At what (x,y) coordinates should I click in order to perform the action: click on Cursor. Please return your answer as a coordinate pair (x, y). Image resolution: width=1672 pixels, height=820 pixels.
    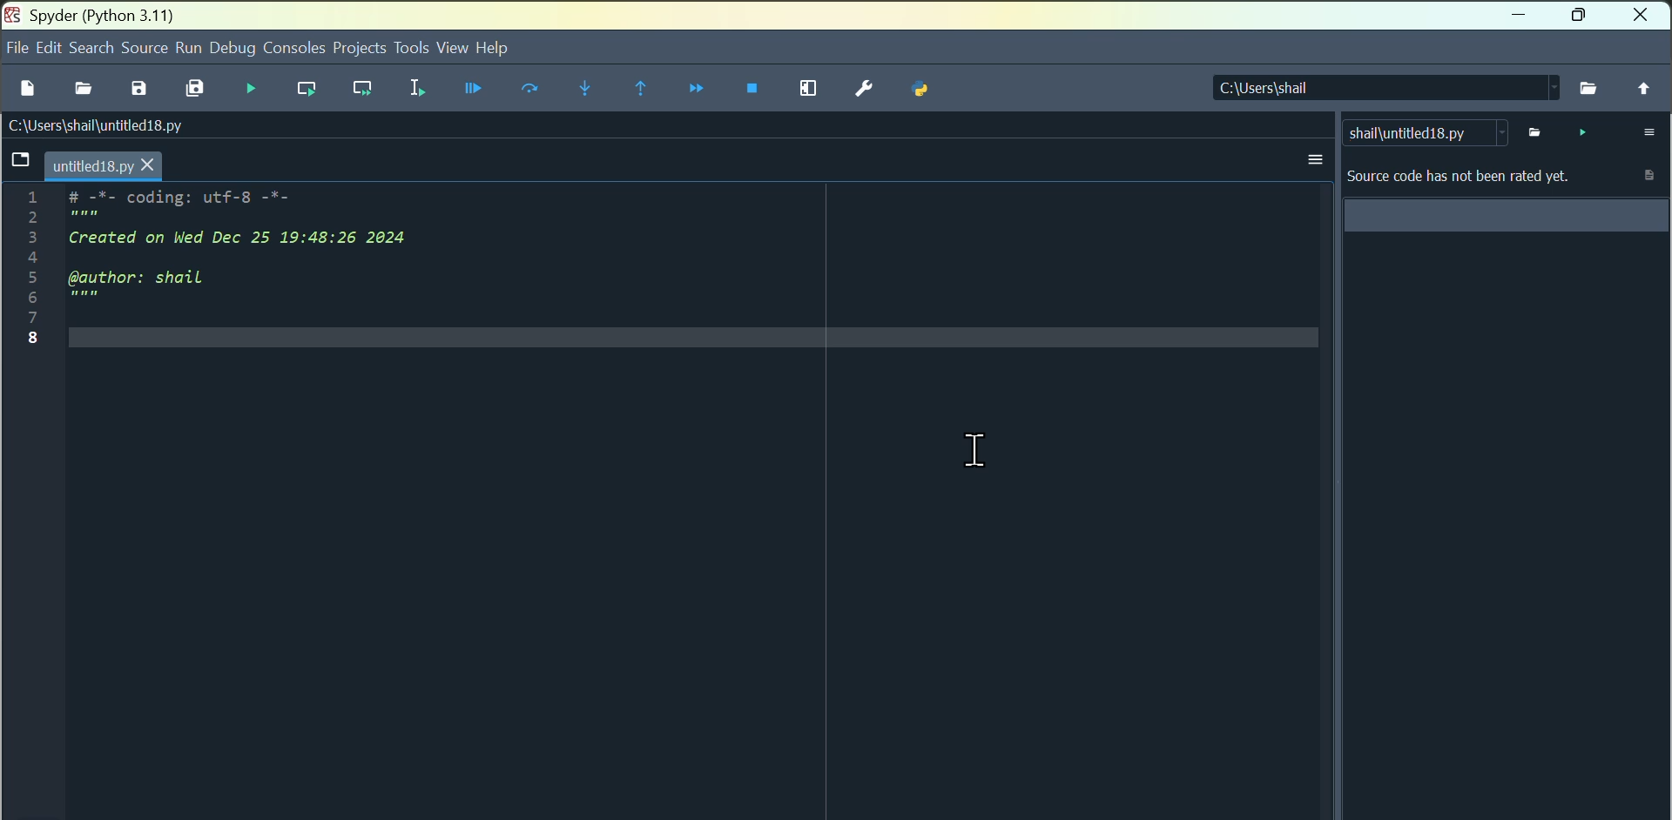
    Looking at the image, I should click on (976, 449).